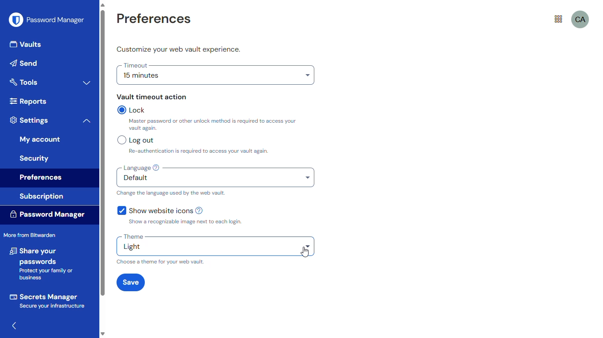 This screenshot has height=338, width=603. What do you see at coordinates (155, 210) in the screenshot?
I see `show website icons` at bounding box center [155, 210].